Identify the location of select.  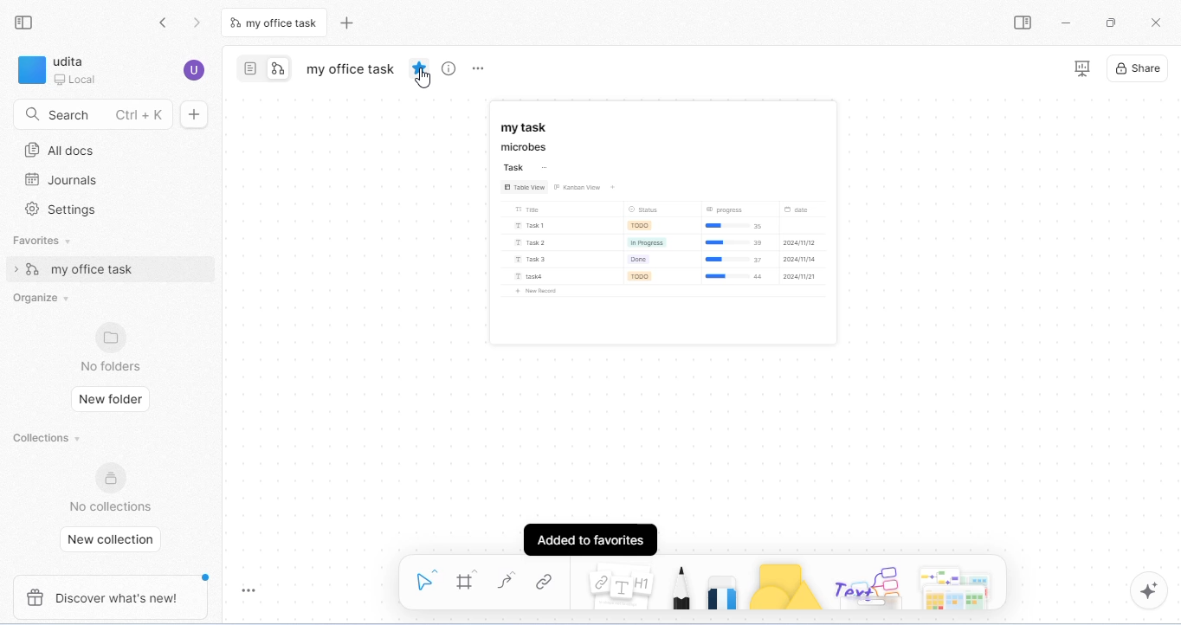
(423, 578).